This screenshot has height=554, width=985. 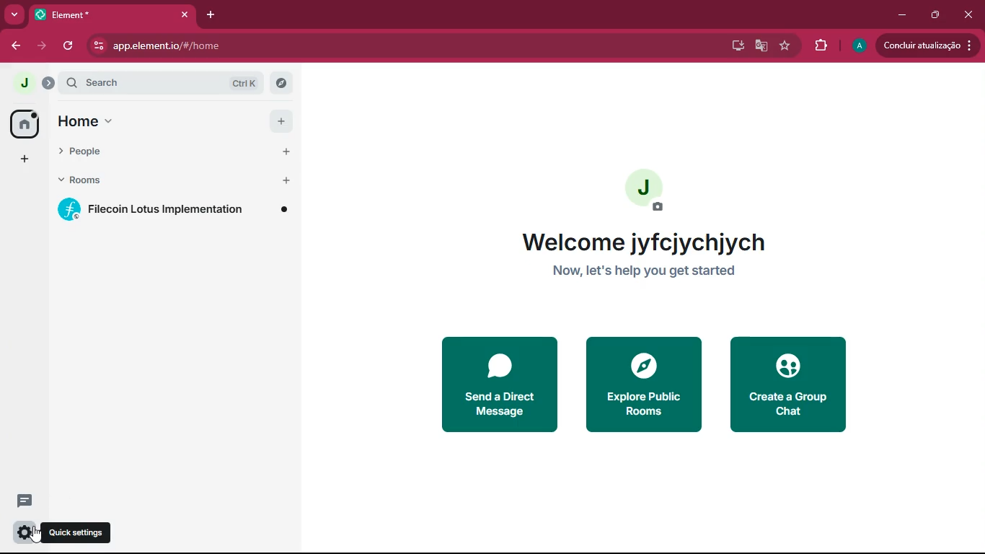 What do you see at coordinates (44, 46) in the screenshot?
I see `forward` at bounding box center [44, 46].